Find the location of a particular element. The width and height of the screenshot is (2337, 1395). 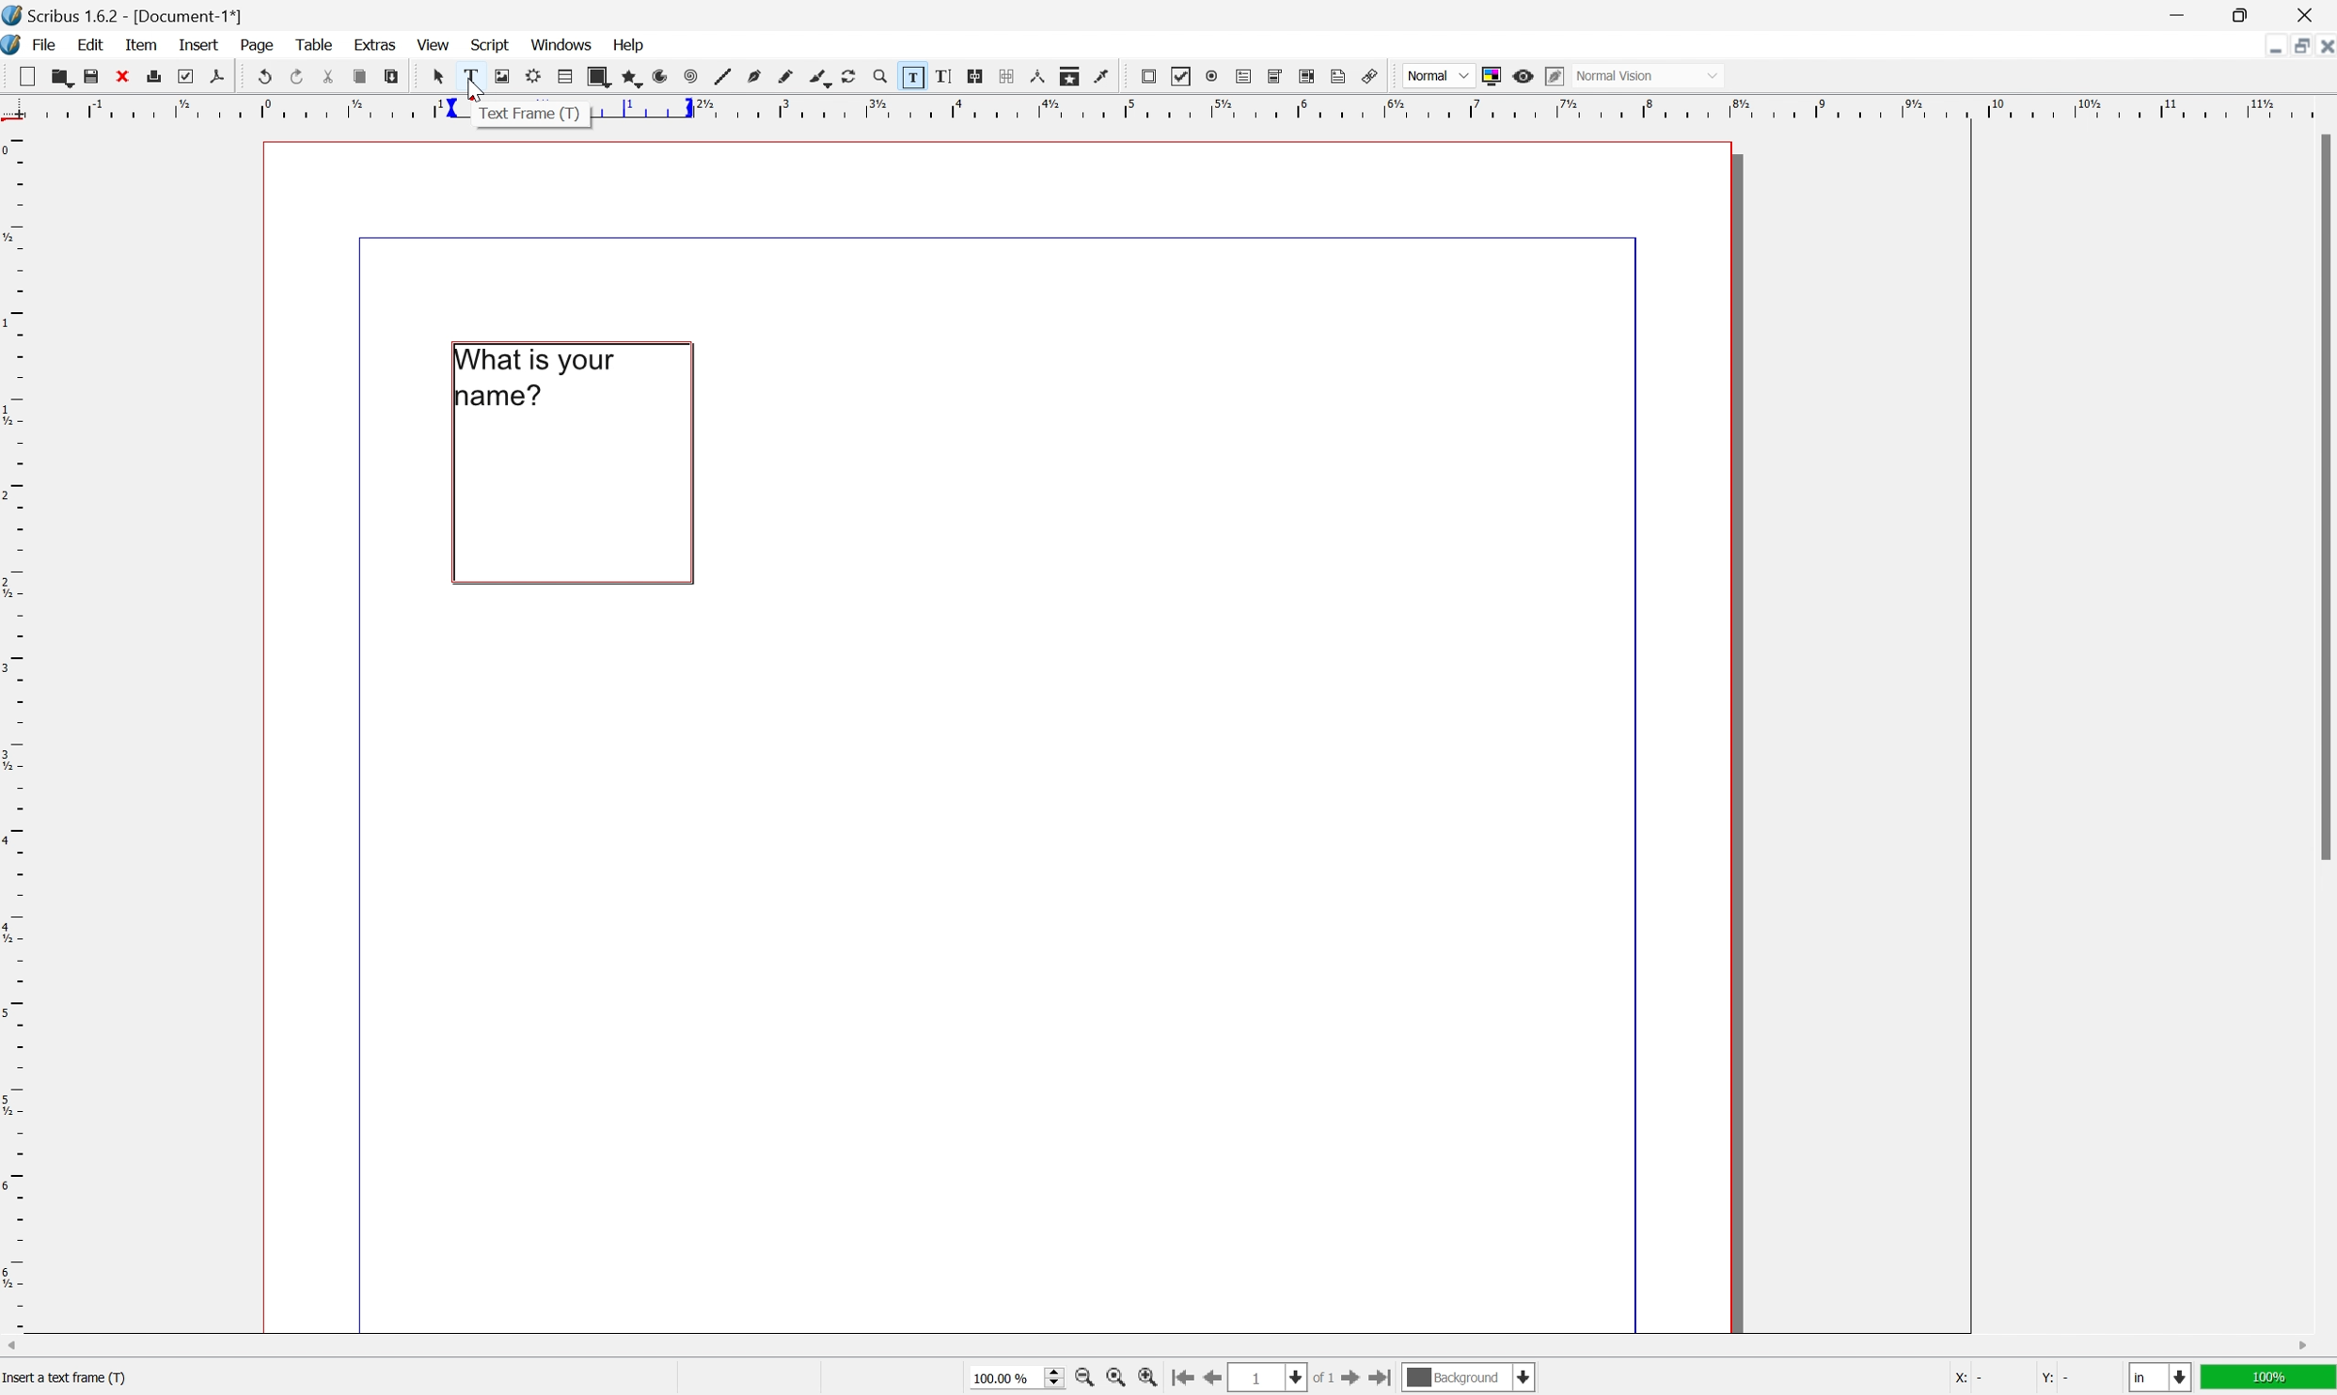

application logo is located at coordinates (15, 47).